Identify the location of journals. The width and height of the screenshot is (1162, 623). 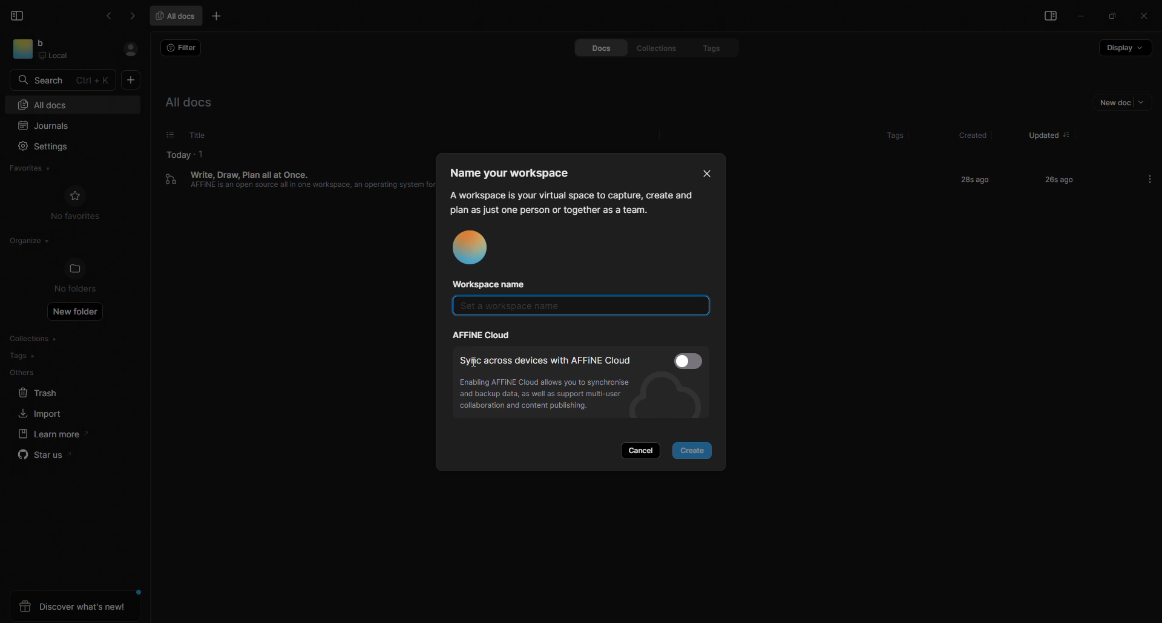
(51, 124).